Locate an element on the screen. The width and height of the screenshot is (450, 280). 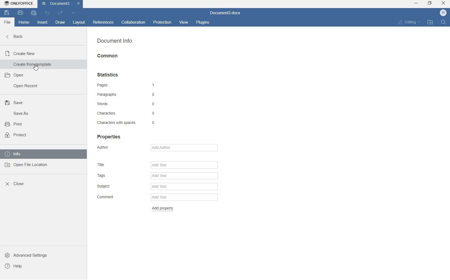
ave is located at coordinates (17, 104).